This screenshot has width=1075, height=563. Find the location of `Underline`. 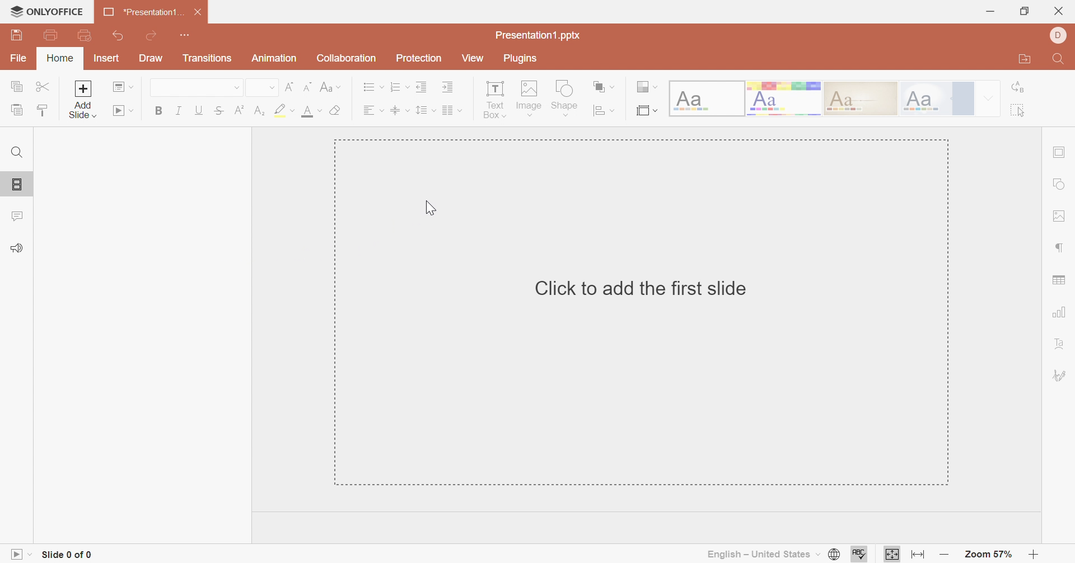

Underline is located at coordinates (198, 110).